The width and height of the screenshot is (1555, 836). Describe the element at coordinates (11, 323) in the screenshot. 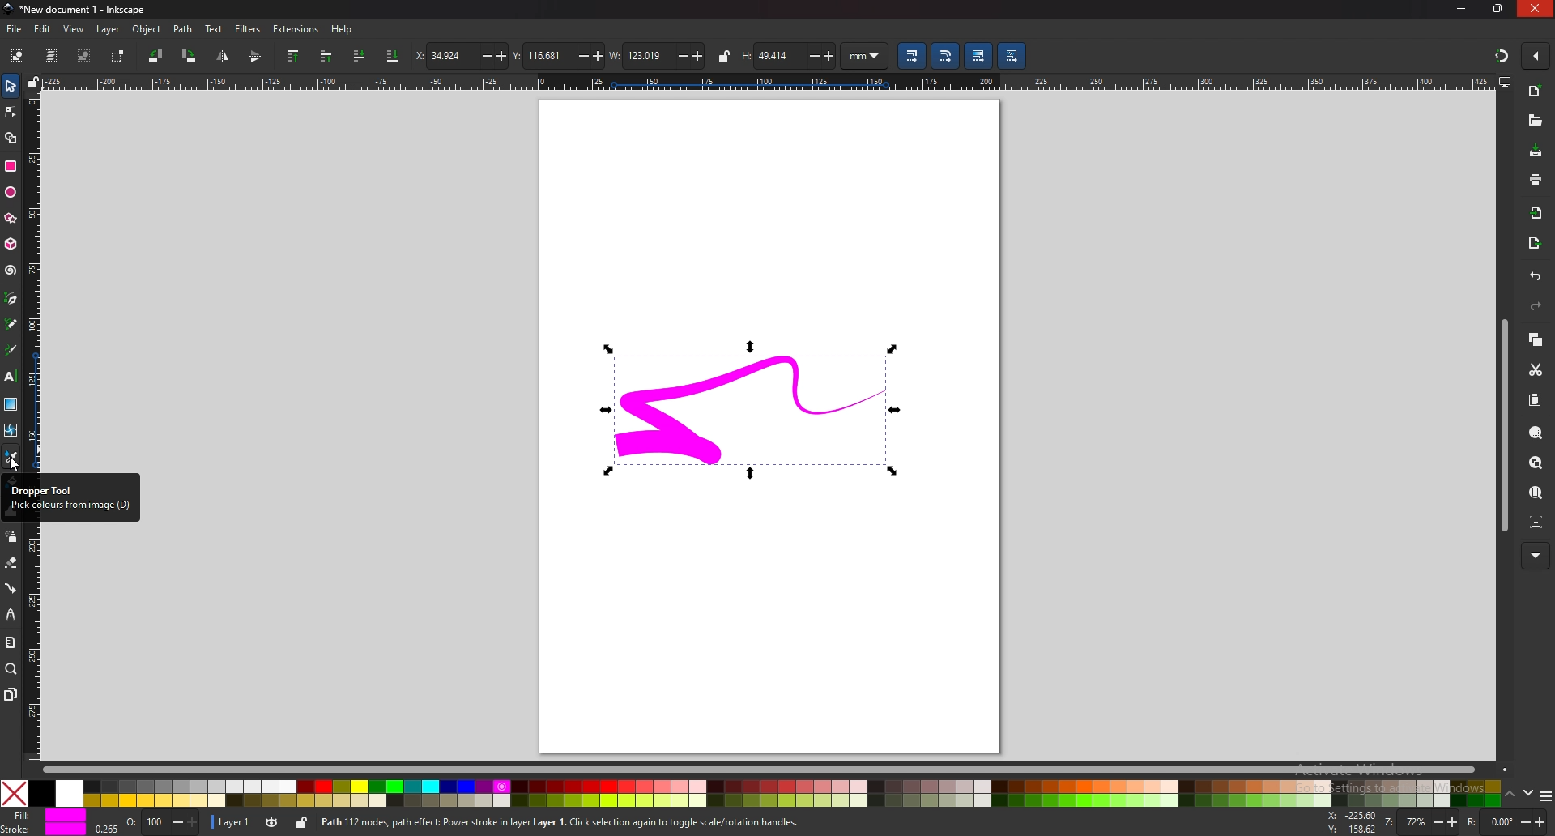

I see `pencil` at that location.